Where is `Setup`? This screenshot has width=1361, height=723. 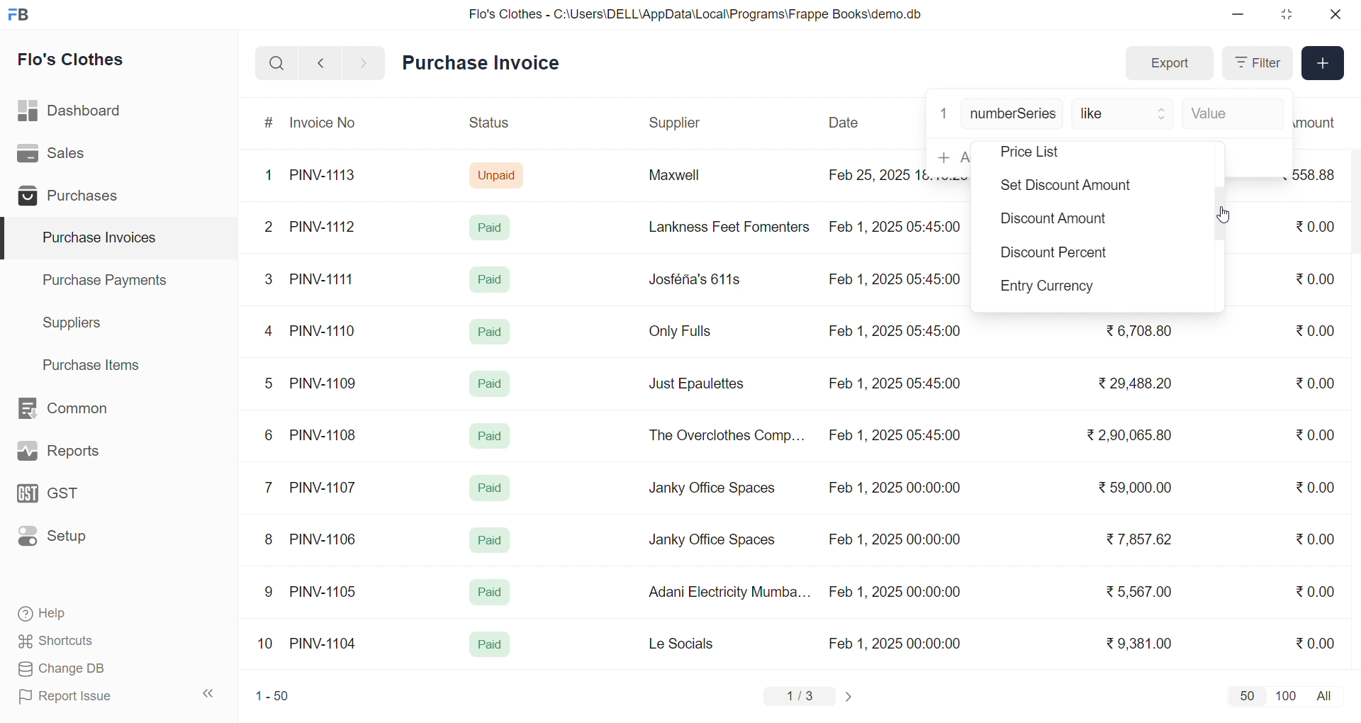 Setup is located at coordinates (74, 541).